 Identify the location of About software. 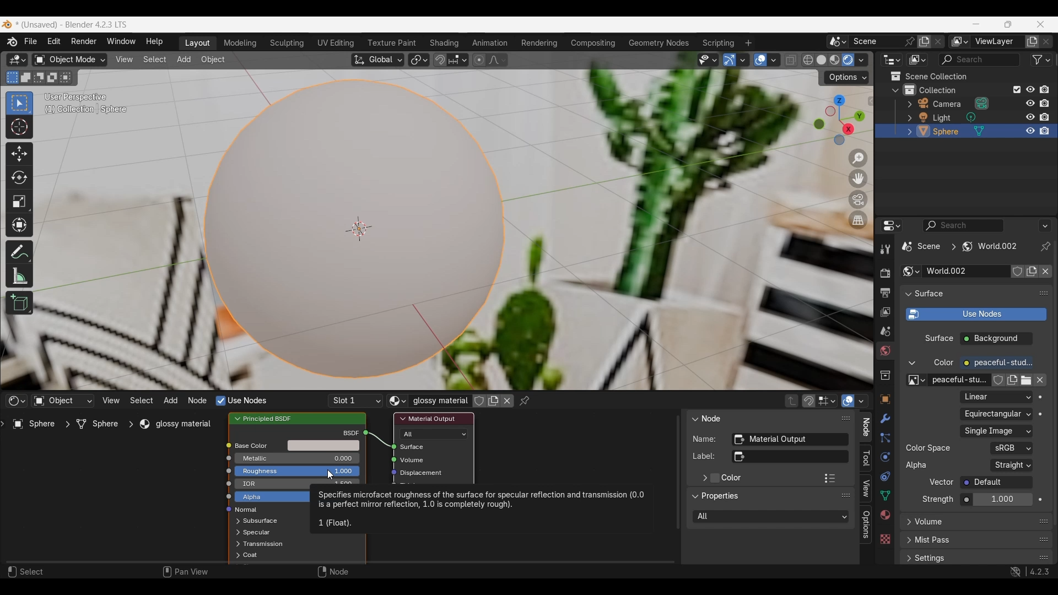
(12, 42).